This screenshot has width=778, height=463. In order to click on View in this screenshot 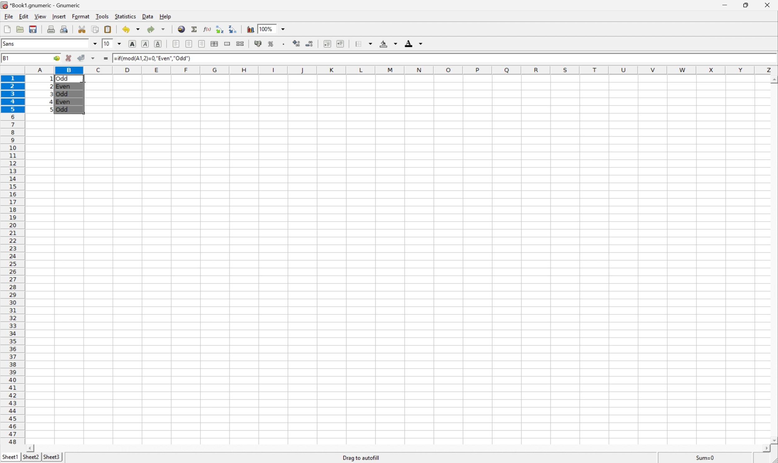, I will do `click(40, 16)`.